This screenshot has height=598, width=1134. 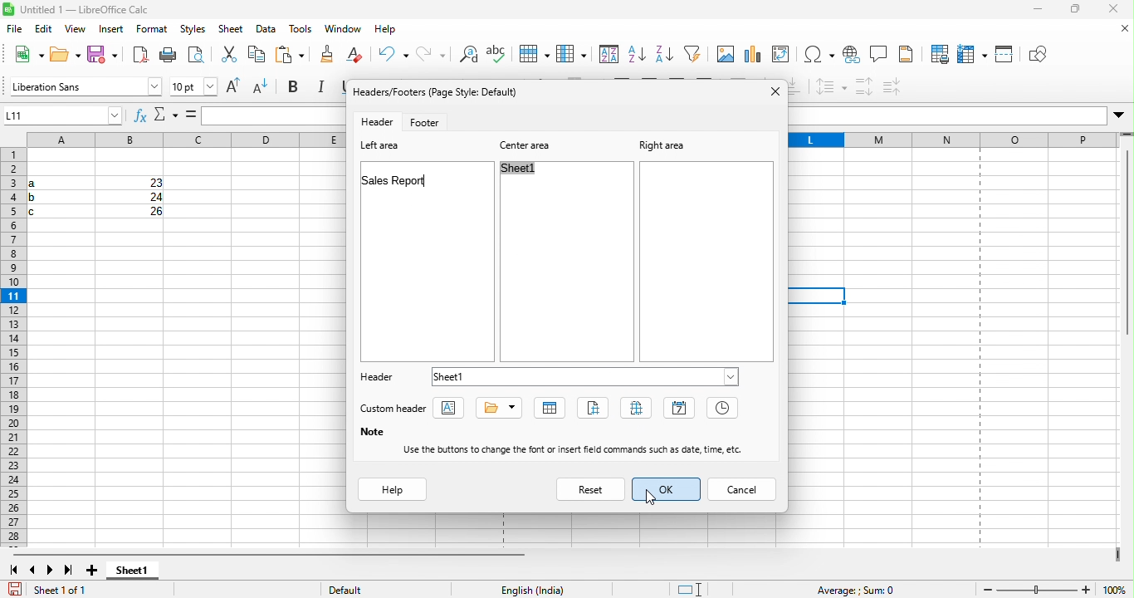 What do you see at coordinates (388, 147) in the screenshot?
I see `left area` at bounding box center [388, 147].